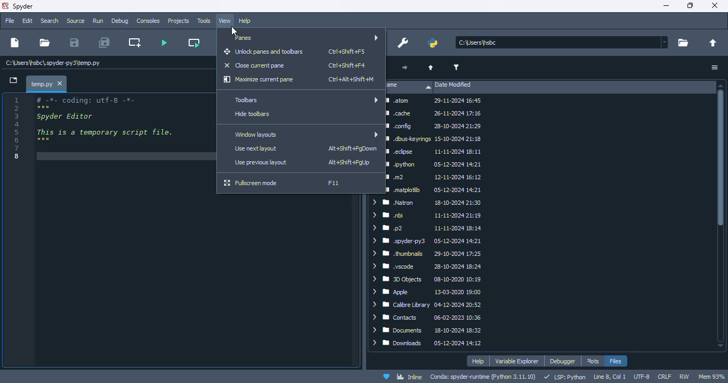 The width and height of the screenshot is (728, 383). I want to click on temporary file, so click(40, 83).